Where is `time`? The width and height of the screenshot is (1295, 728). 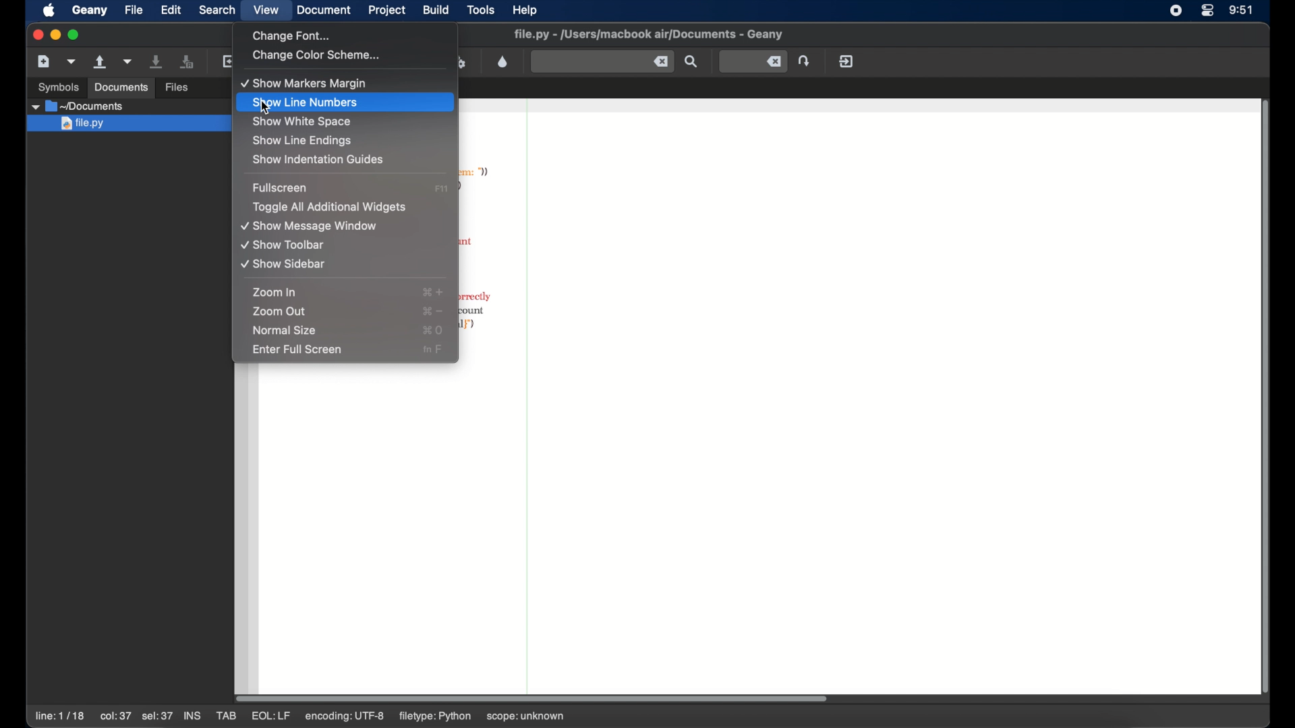
time is located at coordinates (1242, 10).